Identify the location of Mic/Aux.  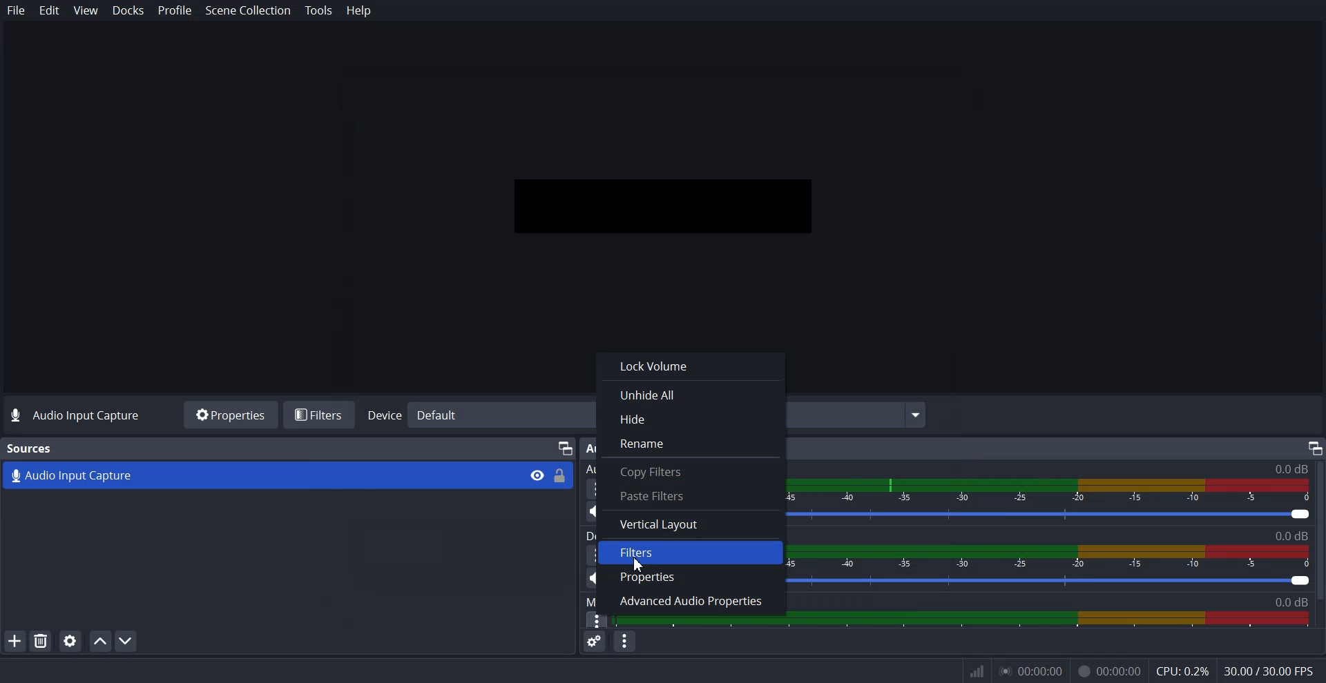
(593, 600).